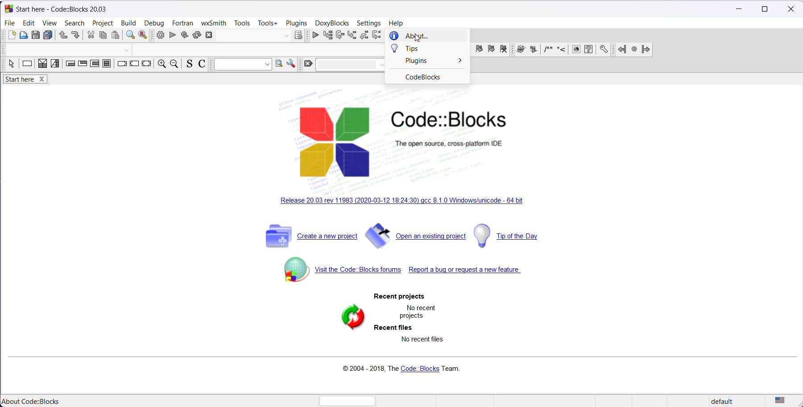  What do you see at coordinates (11, 36) in the screenshot?
I see `new file` at bounding box center [11, 36].